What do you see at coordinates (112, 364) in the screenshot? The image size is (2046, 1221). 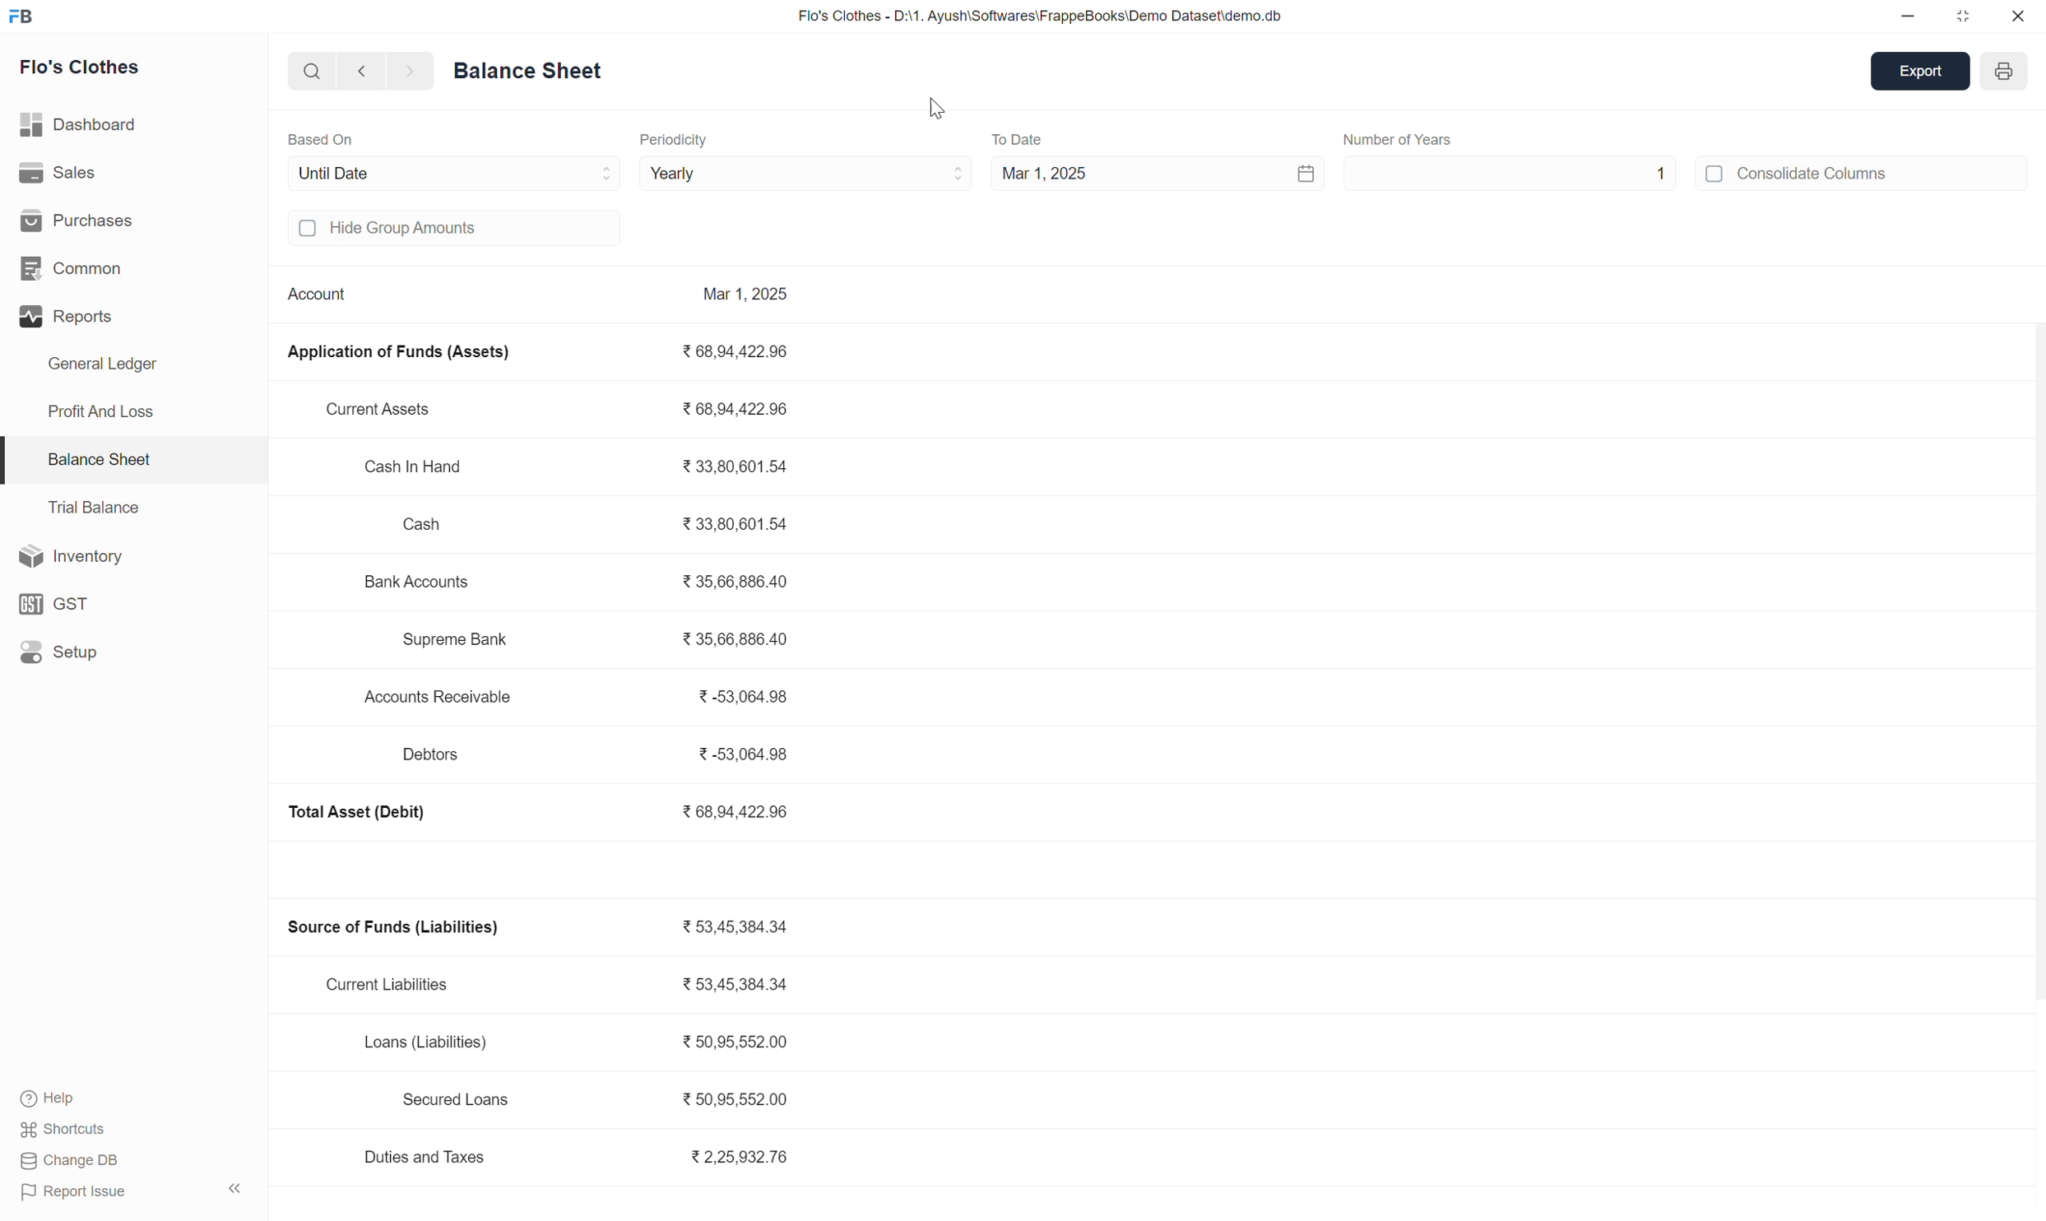 I see `General Ledger` at bounding box center [112, 364].